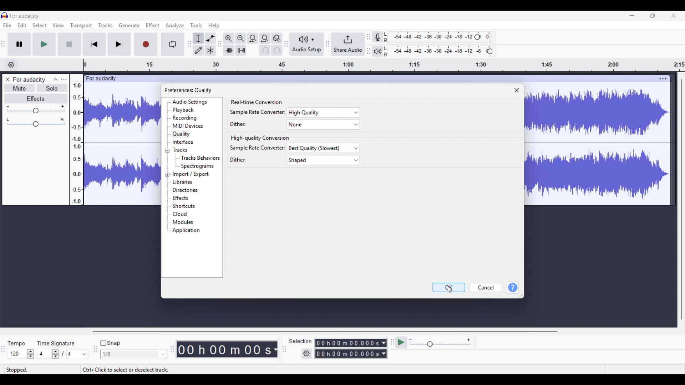 The height and width of the screenshot is (385, 685). Describe the element at coordinates (369, 43) in the screenshot. I see `Change position of respective level` at that location.